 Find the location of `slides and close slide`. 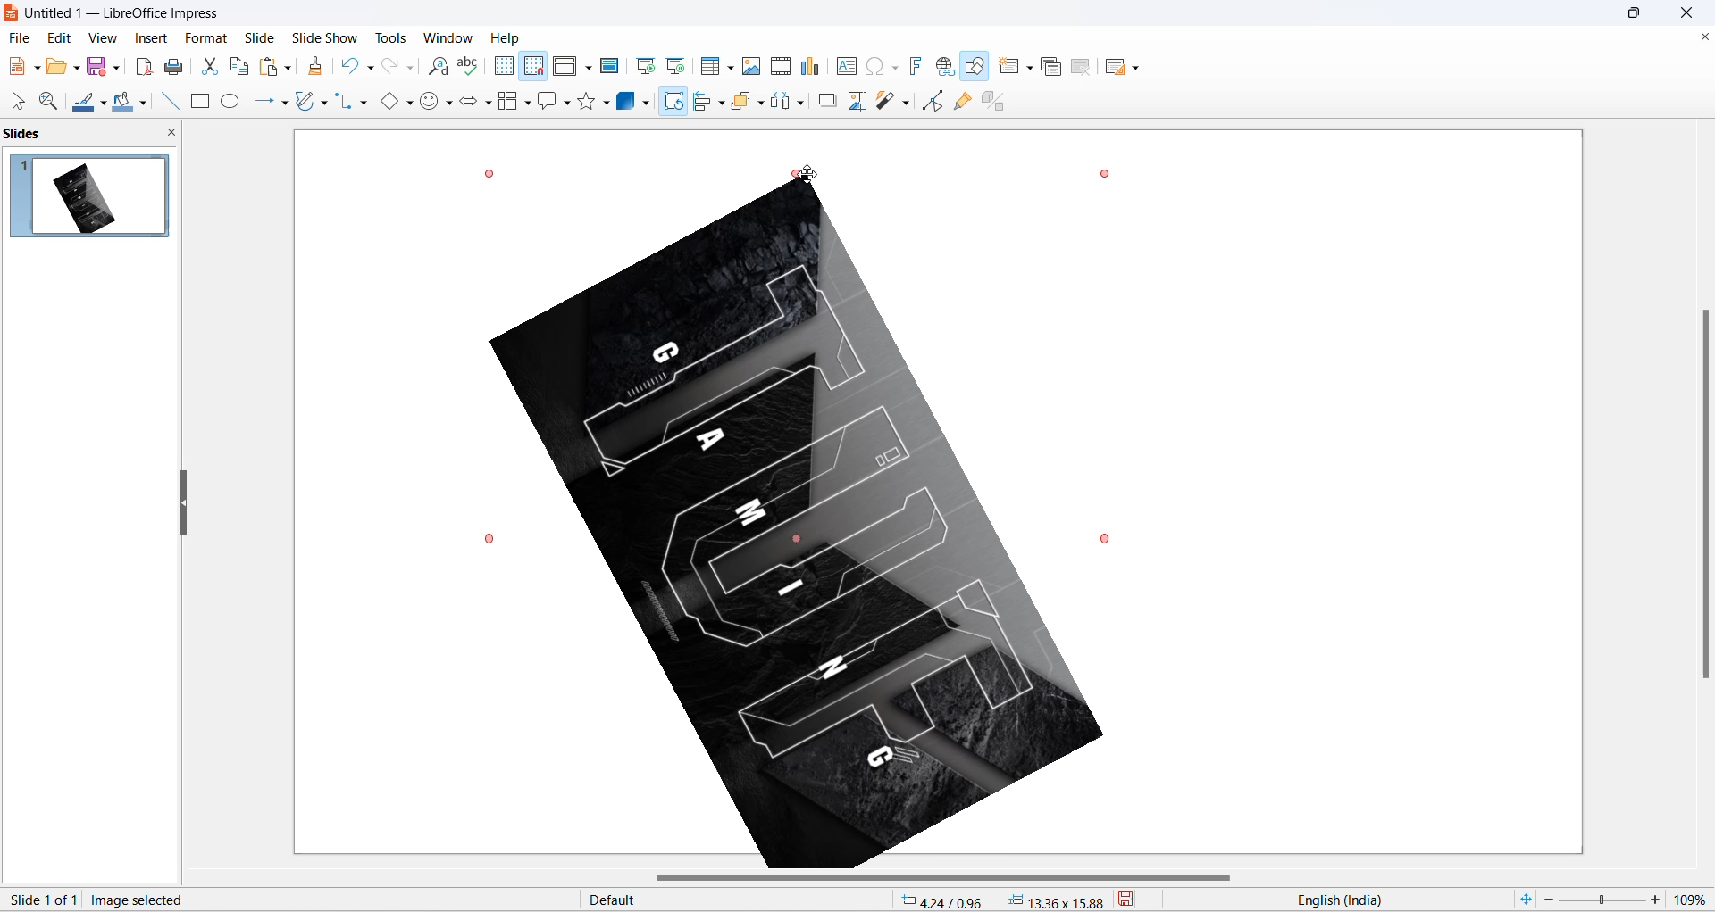

slides and close slide is located at coordinates (95, 134).